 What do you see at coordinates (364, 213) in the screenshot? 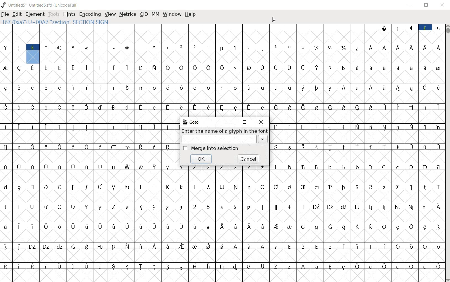
I see `special alphabets` at bounding box center [364, 213].